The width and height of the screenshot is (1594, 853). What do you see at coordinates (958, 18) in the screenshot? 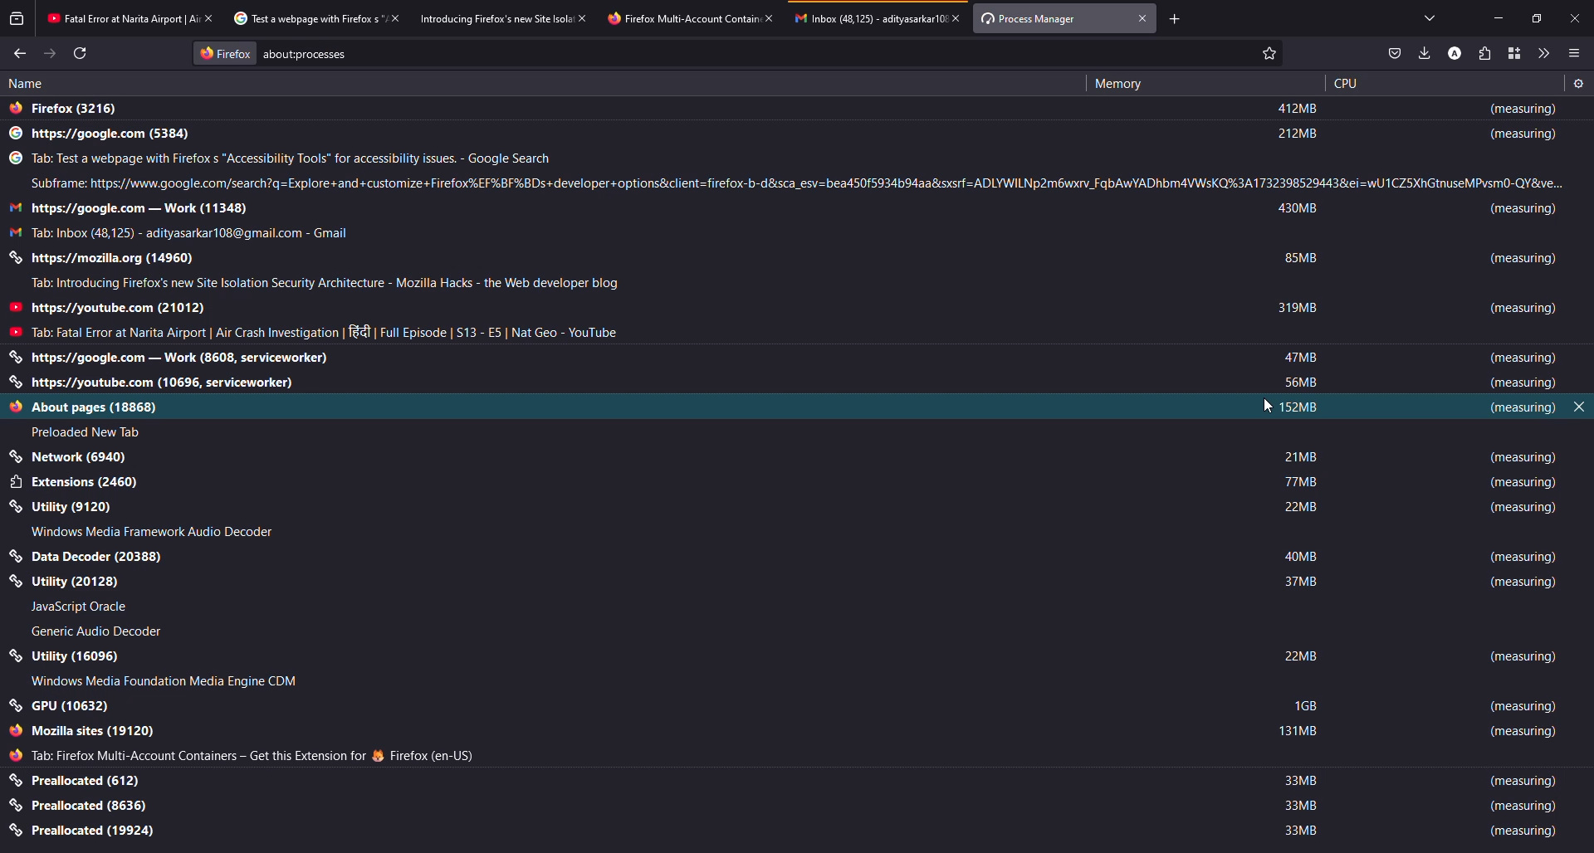
I see `close` at bounding box center [958, 18].